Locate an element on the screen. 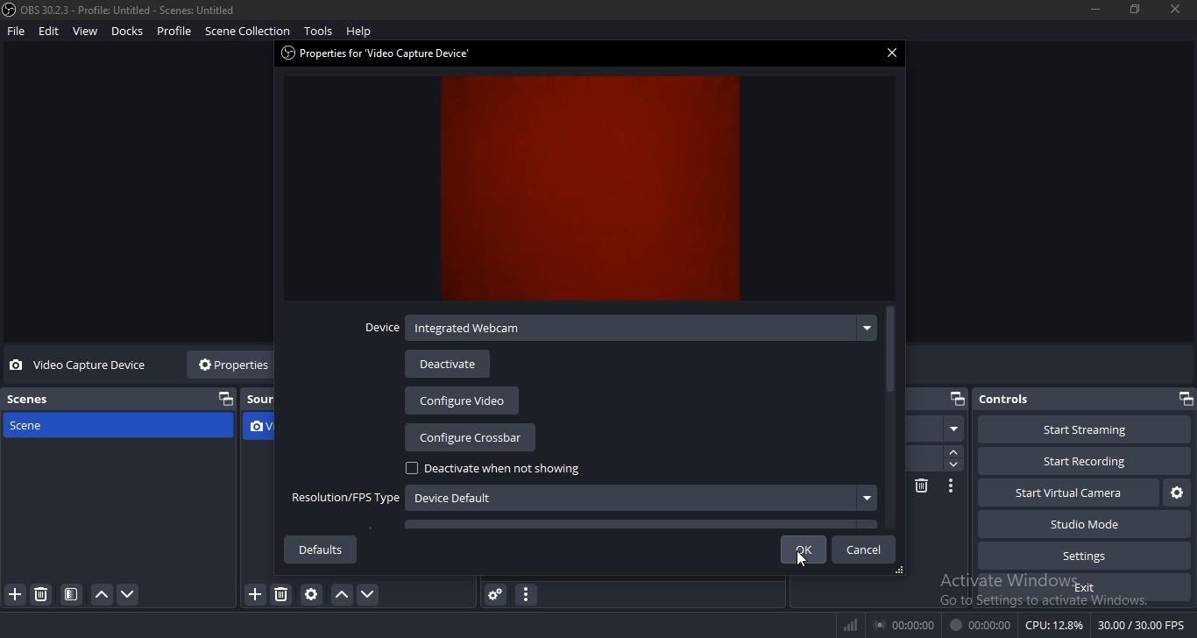  defaults is located at coordinates (319, 549).